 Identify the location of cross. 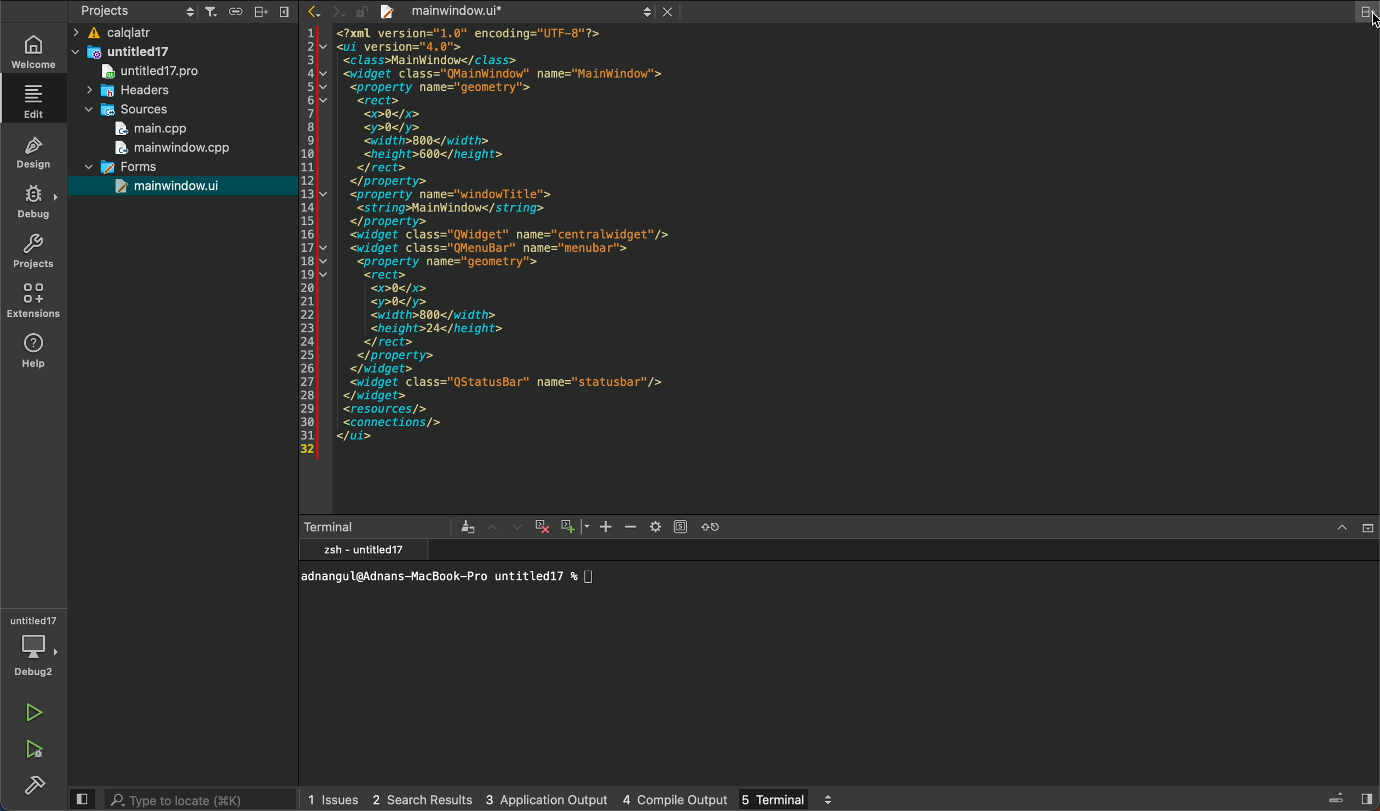
(540, 527).